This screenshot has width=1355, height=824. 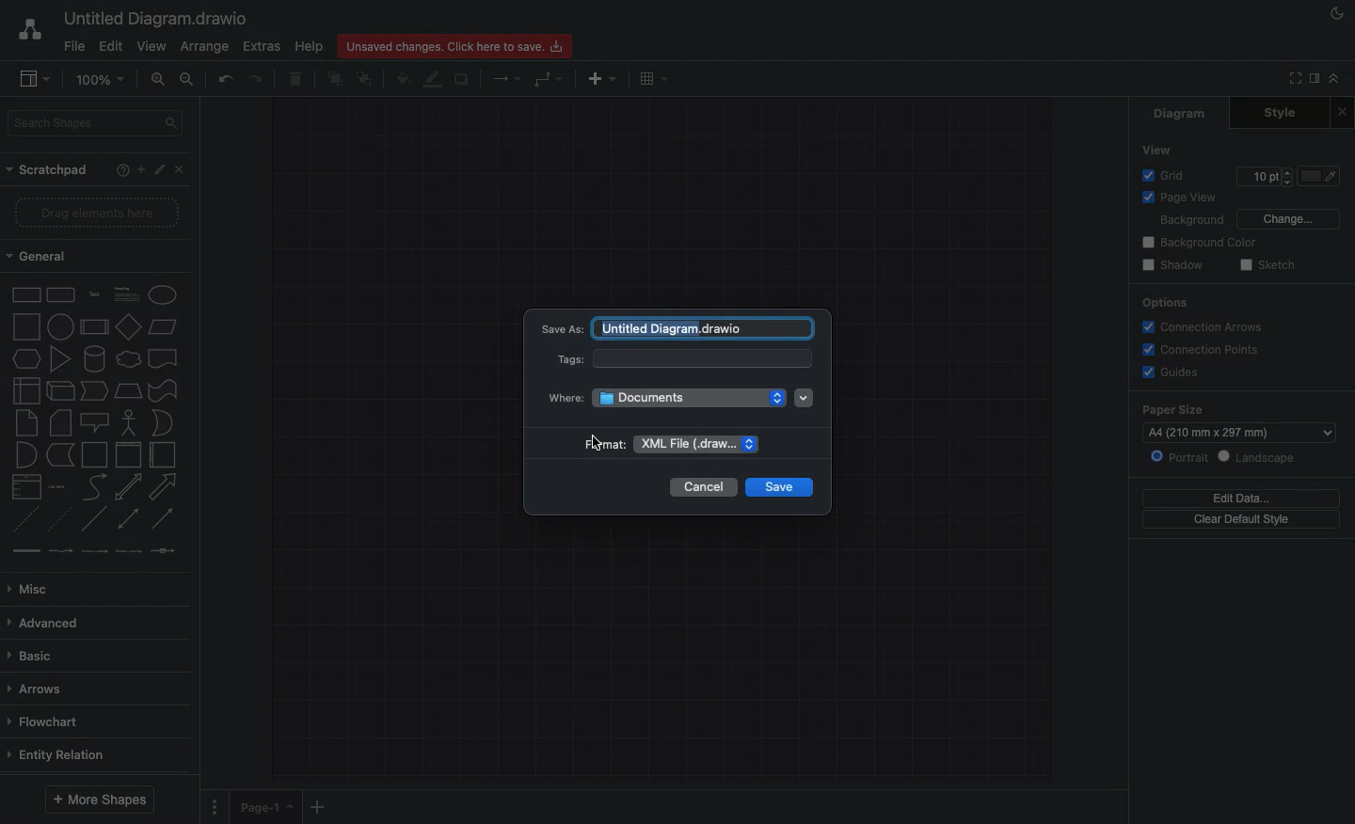 What do you see at coordinates (778, 487) in the screenshot?
I see `Save` at bounding box center [778, 487].